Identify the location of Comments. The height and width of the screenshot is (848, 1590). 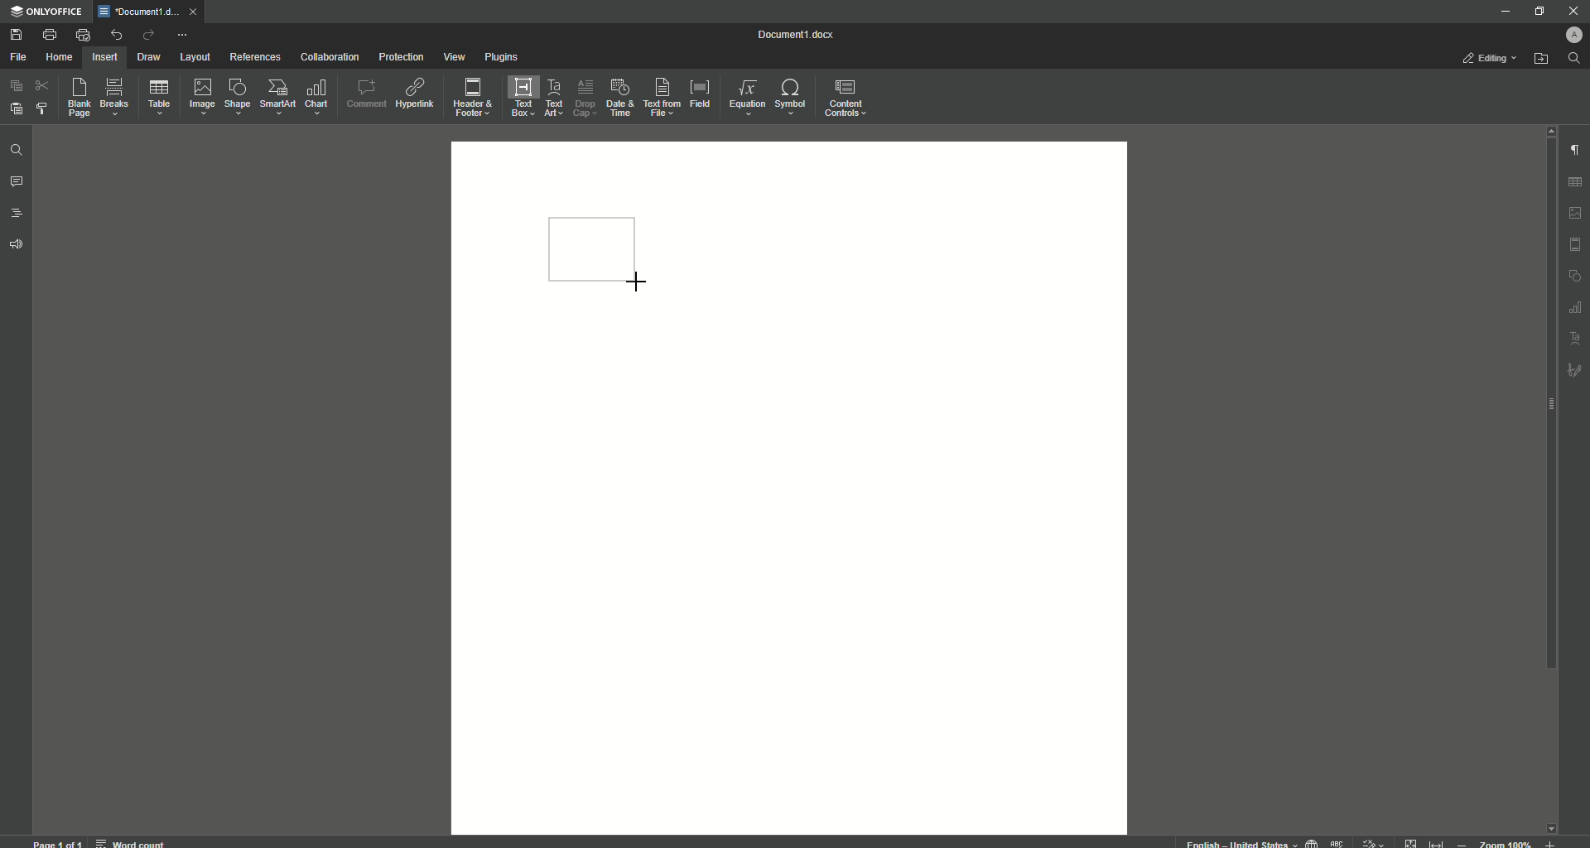
(17, 182).